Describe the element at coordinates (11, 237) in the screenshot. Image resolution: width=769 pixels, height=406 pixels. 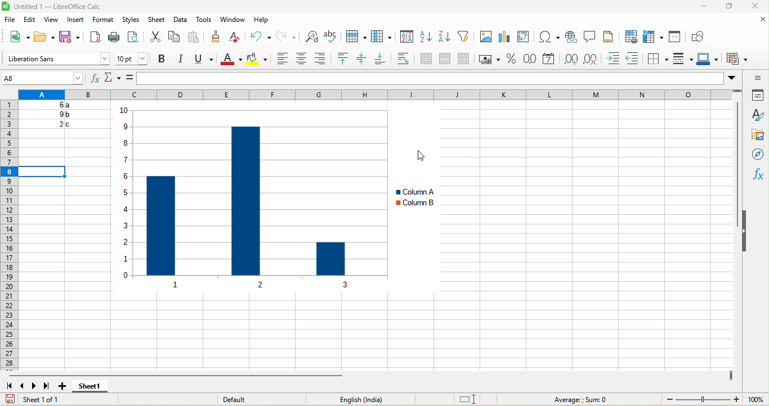
I see `rows` at that location.